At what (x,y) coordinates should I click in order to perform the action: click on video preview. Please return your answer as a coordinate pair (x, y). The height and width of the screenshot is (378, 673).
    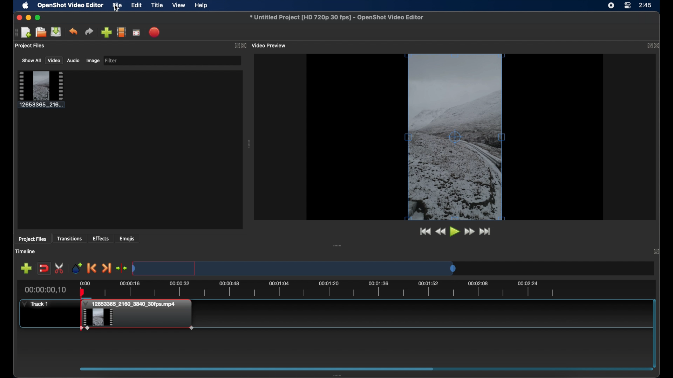
    Looking at the image, I should click on (270, 45).